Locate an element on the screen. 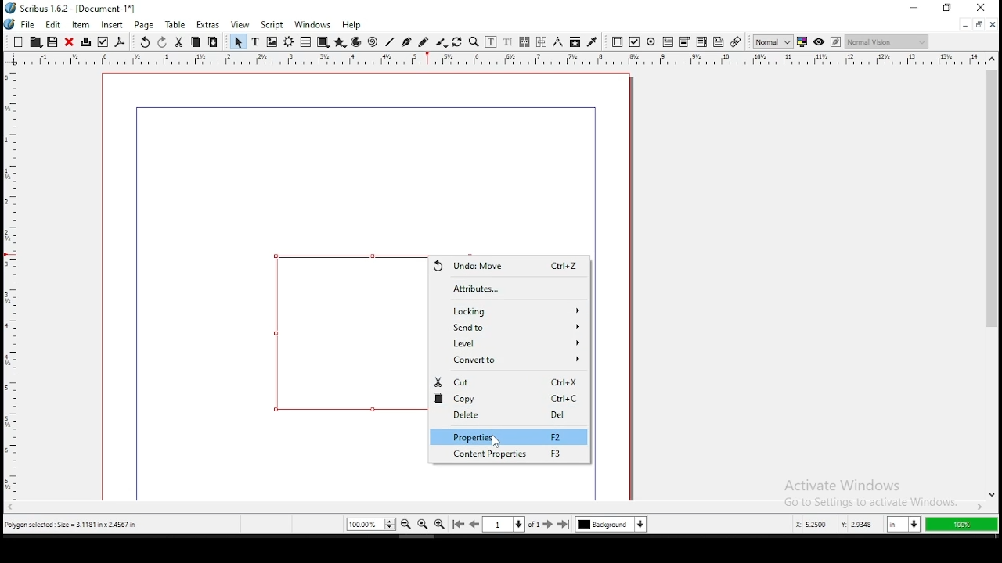  freehand line is located at coordinates (424, 41).